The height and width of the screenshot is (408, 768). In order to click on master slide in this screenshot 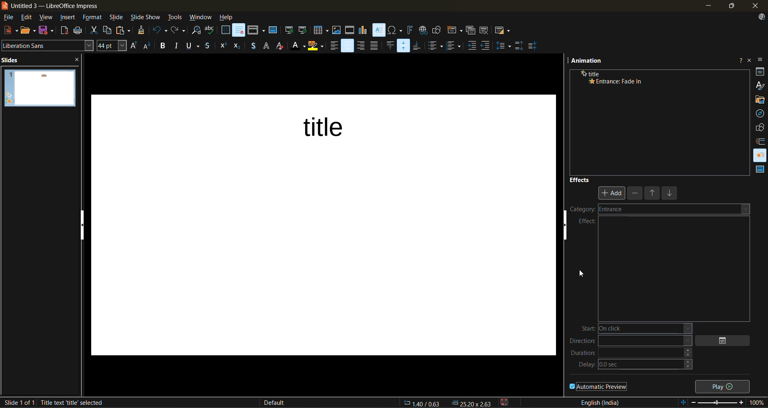, I will do `click(273, 31)`.